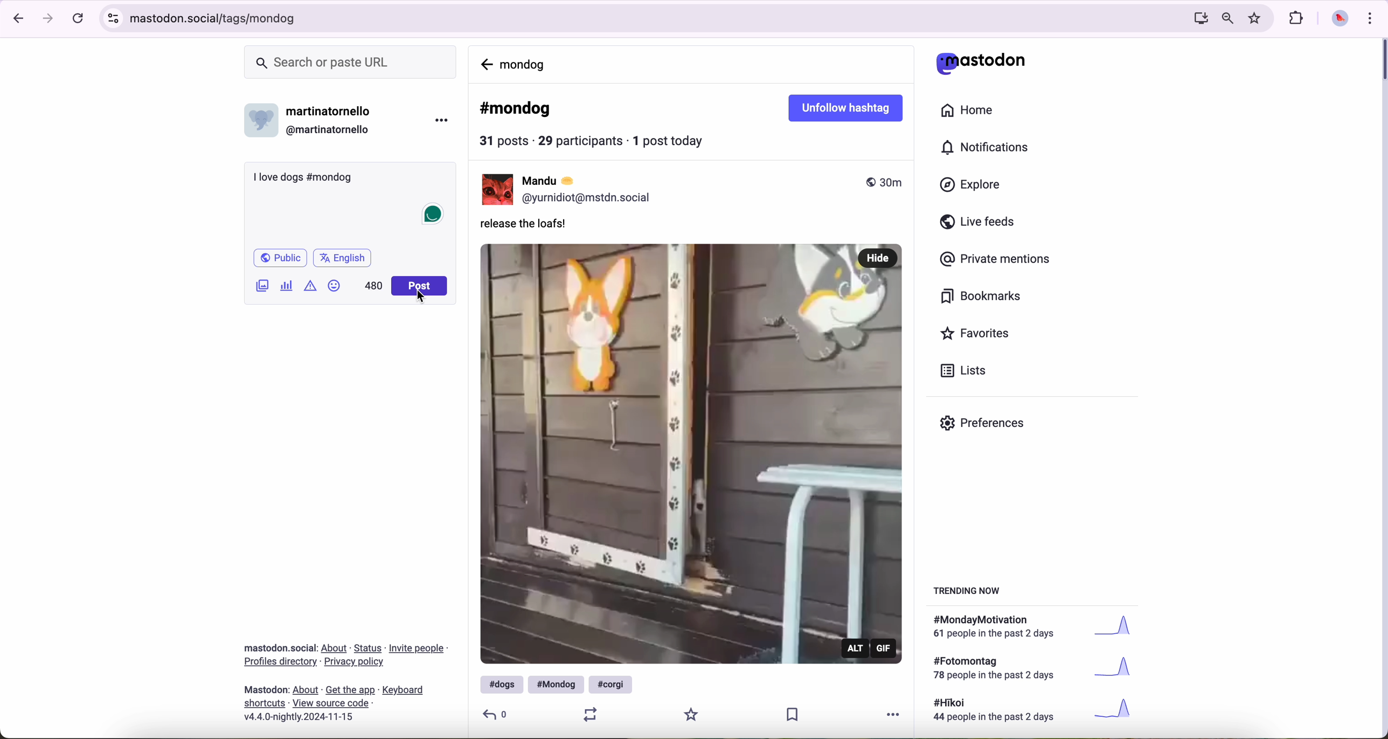 Image resolution: width=1388 pixels, height=739 pixels. I want to click on unfollow hashtag, so click(848, 108).